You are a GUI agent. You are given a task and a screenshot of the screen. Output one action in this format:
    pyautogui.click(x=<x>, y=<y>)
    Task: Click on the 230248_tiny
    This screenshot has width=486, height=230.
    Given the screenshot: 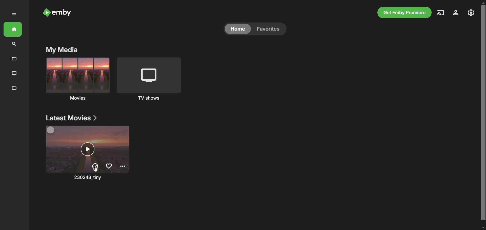 What is the action you would take?
    pyautogui.click(x=87, y=179)
    